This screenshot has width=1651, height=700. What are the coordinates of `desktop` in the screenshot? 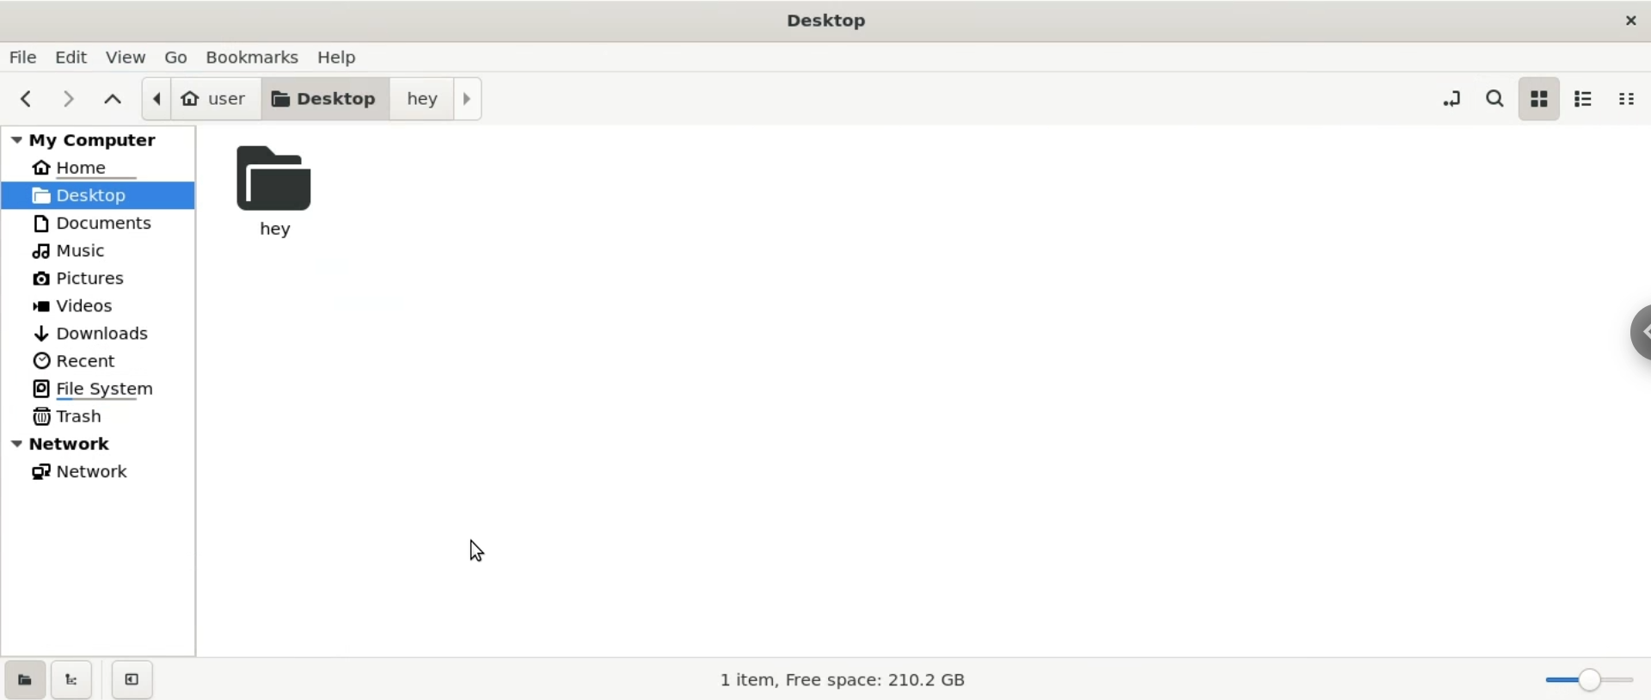 It's located at (330, 99).